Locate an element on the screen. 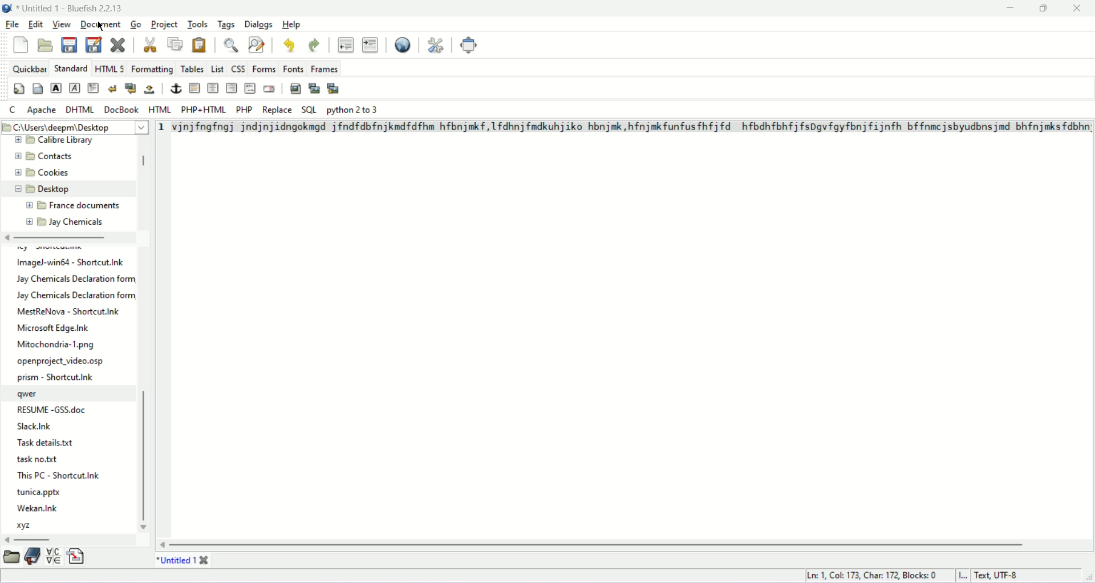  charmap is located at coordinates (54, 557).